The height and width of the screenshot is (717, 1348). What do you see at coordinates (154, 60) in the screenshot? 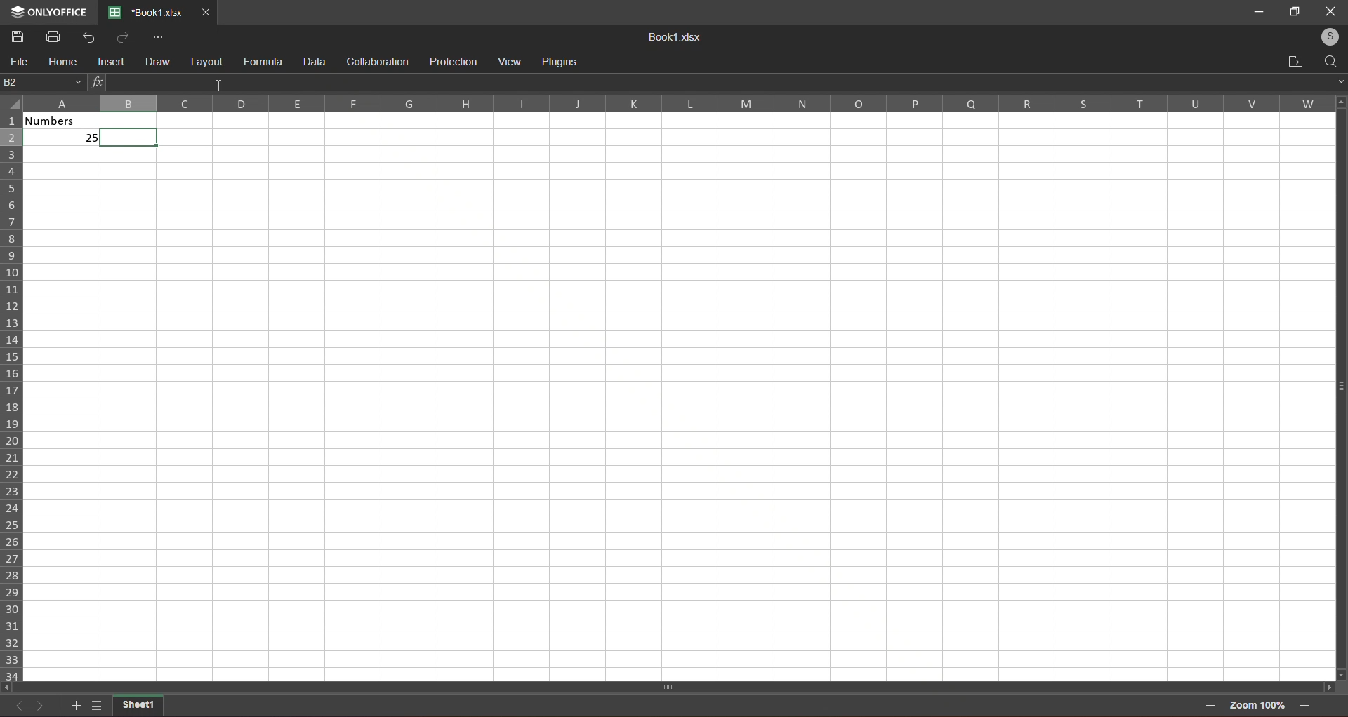
I see `draw` at bounding box center [154, 60].